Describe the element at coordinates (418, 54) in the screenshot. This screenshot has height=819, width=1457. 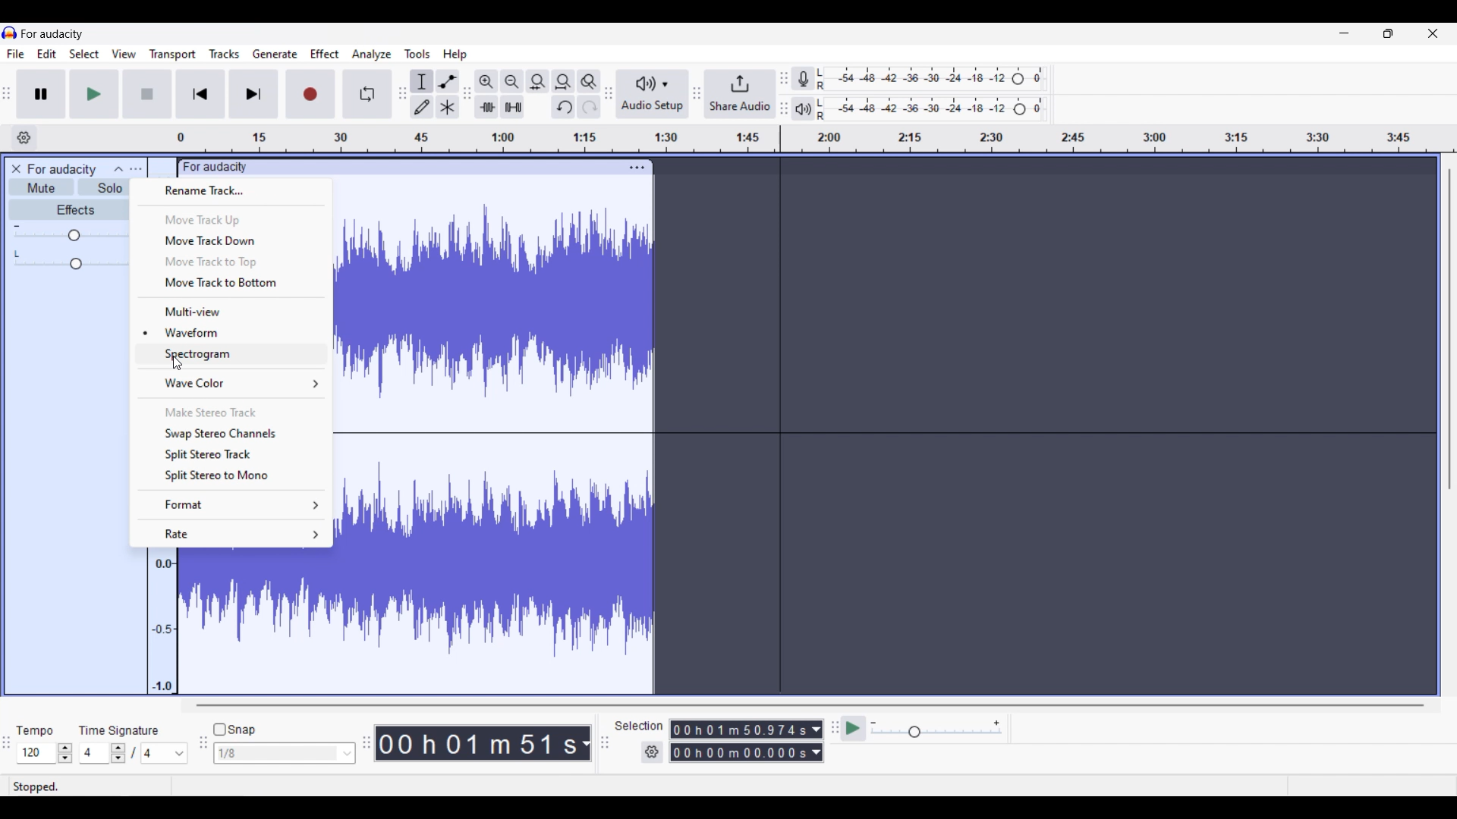
I see `Tools menu` at that location.